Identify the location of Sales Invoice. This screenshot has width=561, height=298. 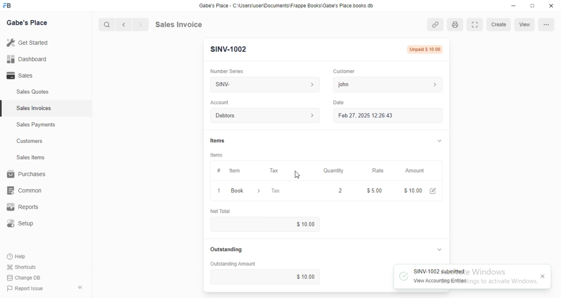
(198, 25).